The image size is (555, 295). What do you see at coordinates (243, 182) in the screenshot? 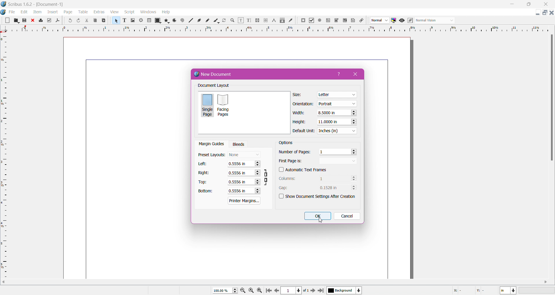
I see `0.5556in [$1` at bounding box center [243, 182].